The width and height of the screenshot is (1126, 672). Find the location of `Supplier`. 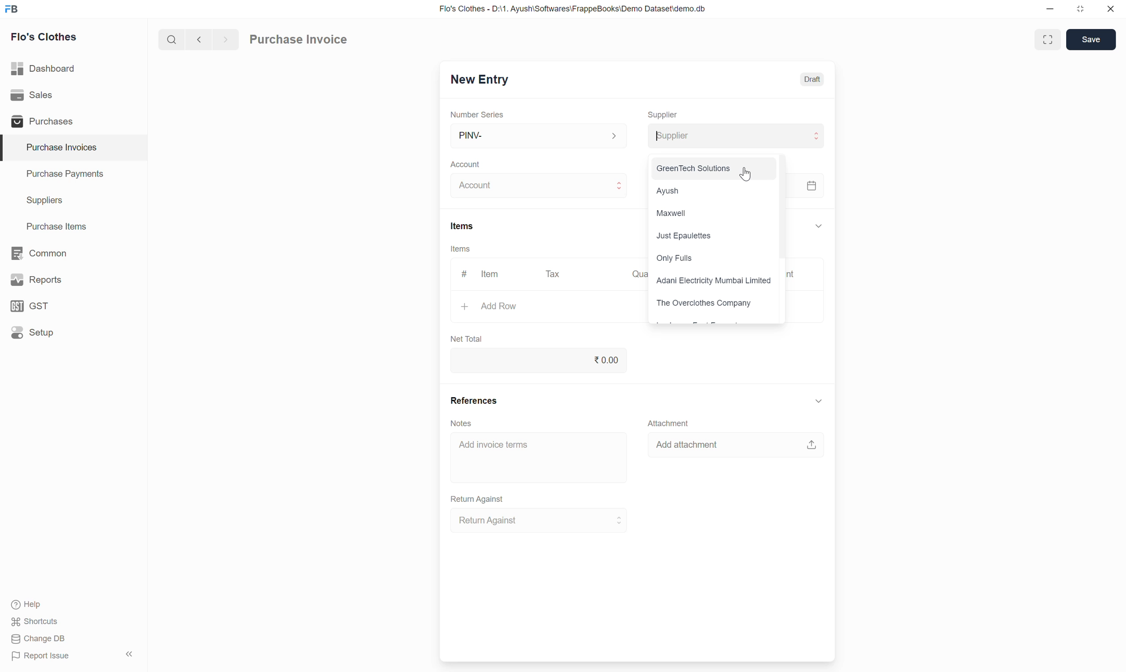

Supplier is located at coordinates (737, 136).